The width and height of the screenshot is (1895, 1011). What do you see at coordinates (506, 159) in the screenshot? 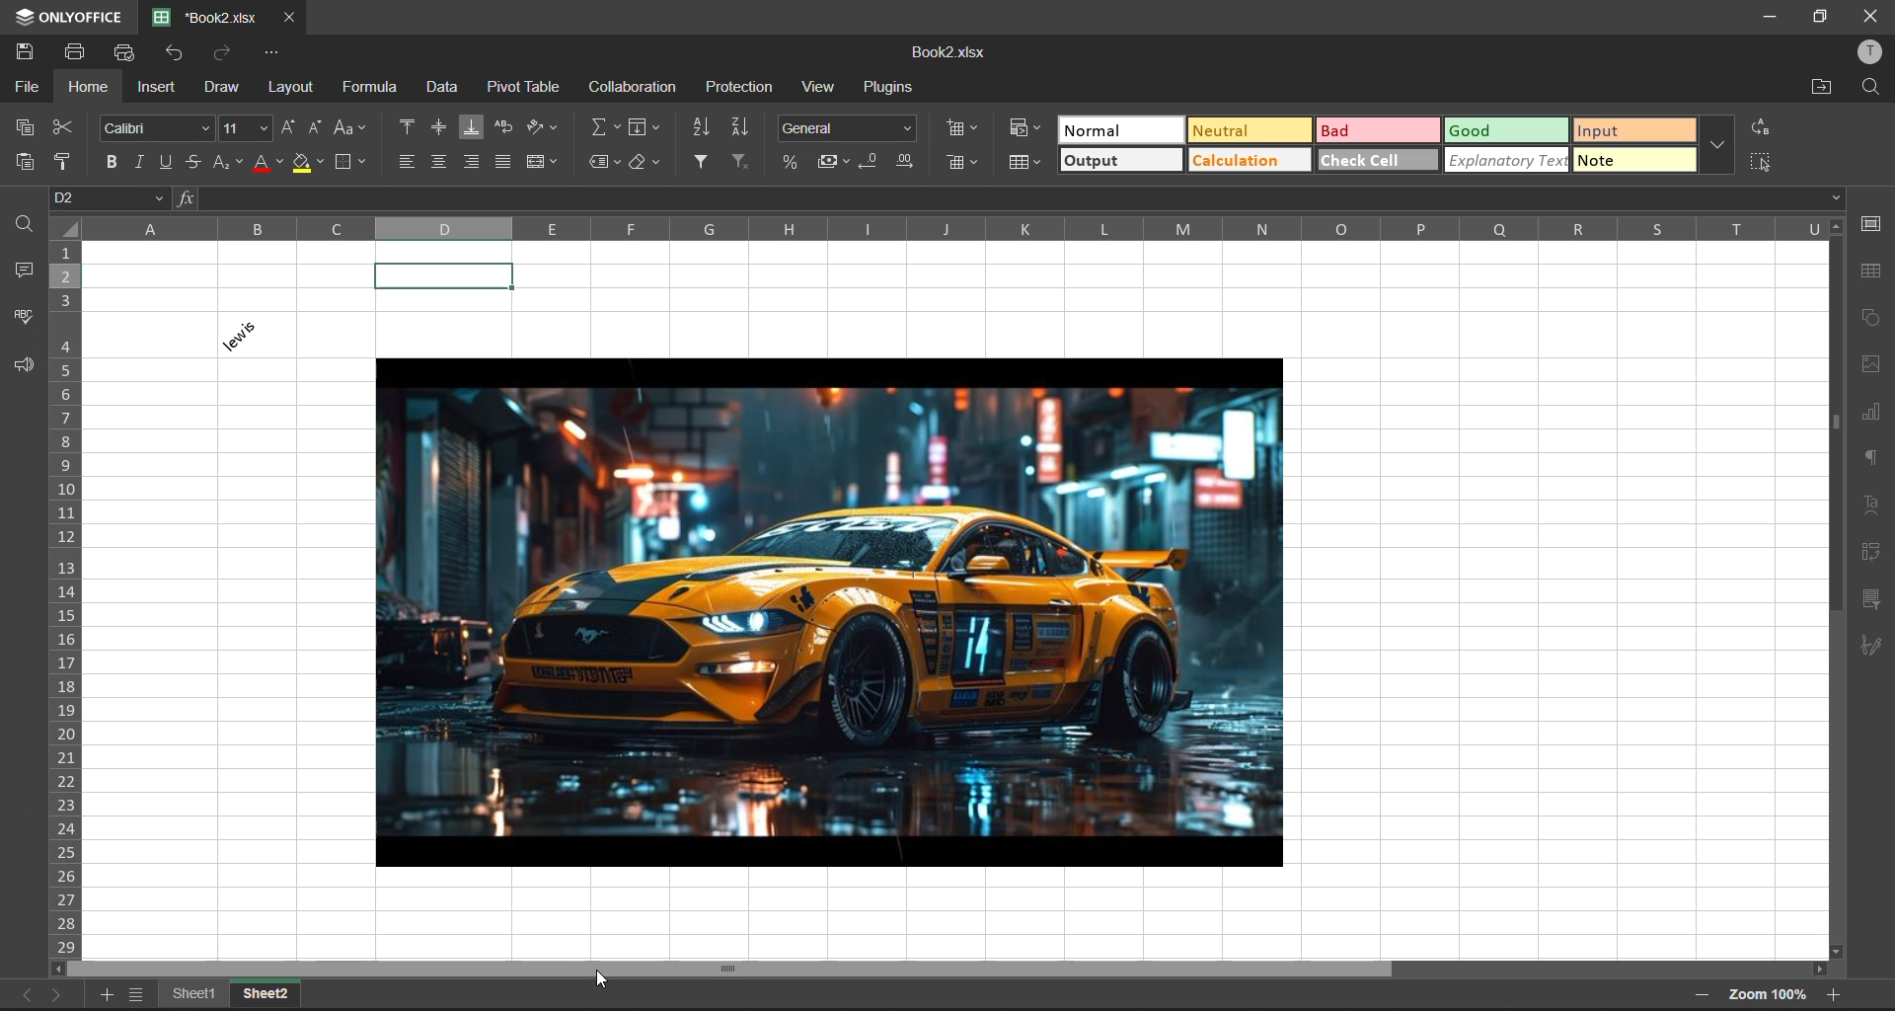
I see `justified` at bounding box center [506, 159].